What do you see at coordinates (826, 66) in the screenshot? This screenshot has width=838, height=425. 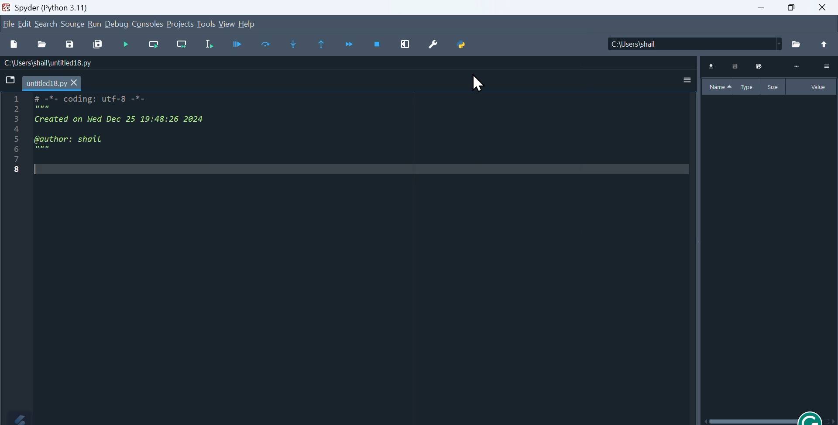 I see `more options` at bounding box center [826, 66].